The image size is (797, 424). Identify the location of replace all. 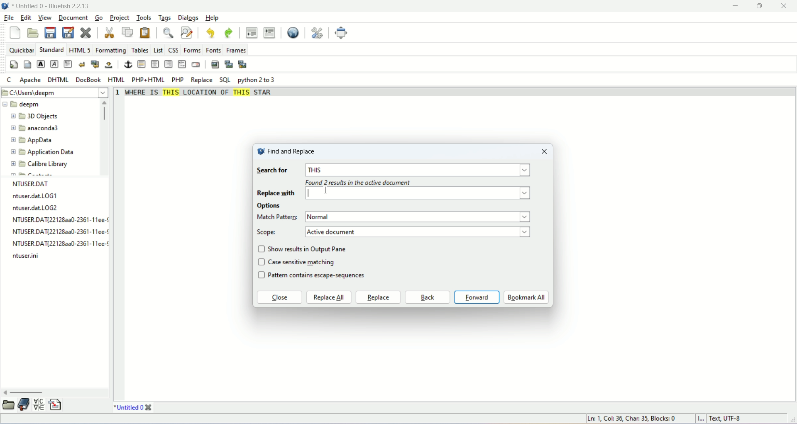
(329, 297).